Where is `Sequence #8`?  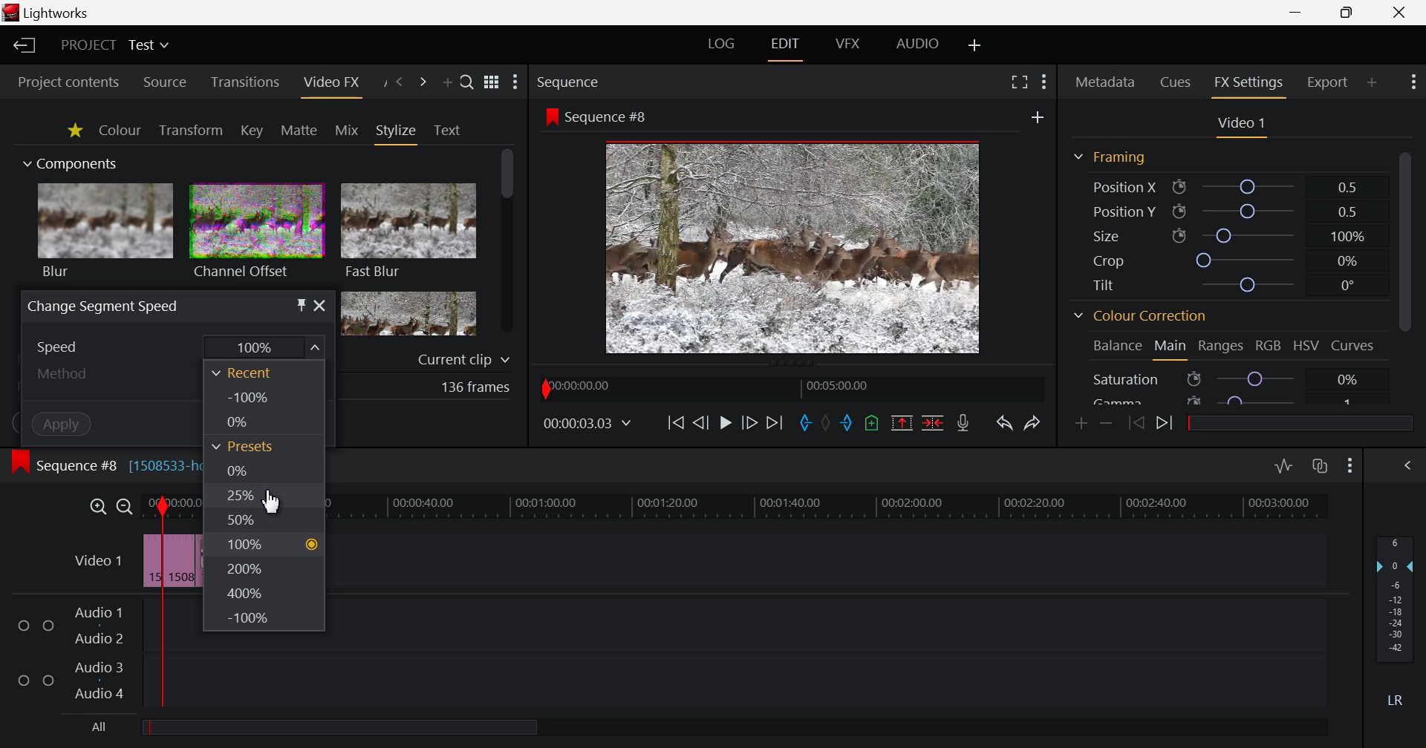
Sequence #8 is located at coordinates (598, 116).